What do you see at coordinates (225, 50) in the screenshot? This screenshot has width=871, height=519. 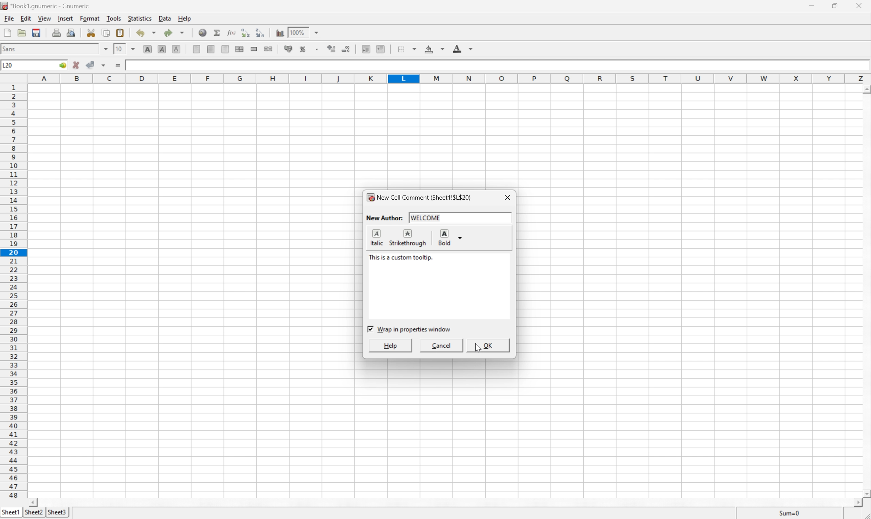 I see `Center Right` at bounding box center [225, 50].